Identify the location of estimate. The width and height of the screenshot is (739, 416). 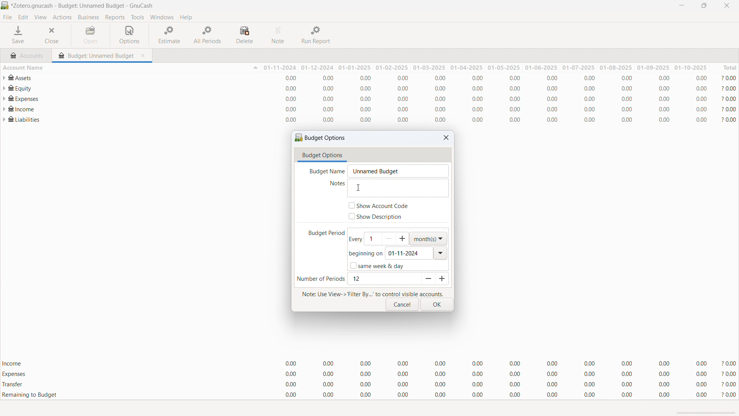
(170, 34).